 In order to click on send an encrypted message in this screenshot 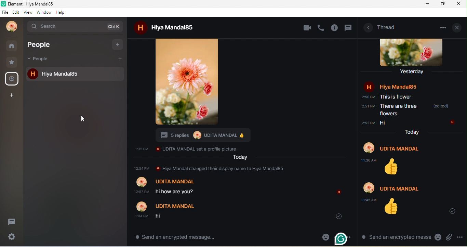, I will do `click(177, 237)`.